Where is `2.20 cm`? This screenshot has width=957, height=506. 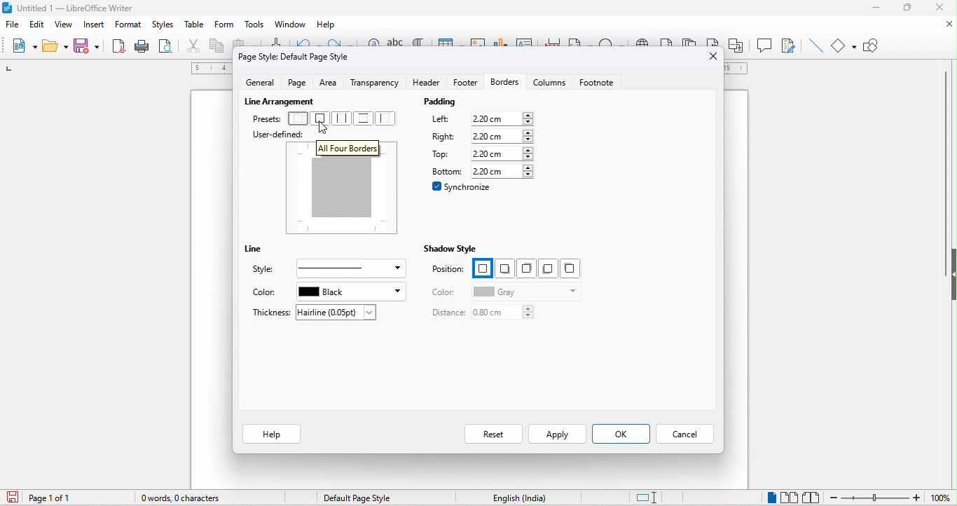 2.20 cm is located at coordinates (502, 153).